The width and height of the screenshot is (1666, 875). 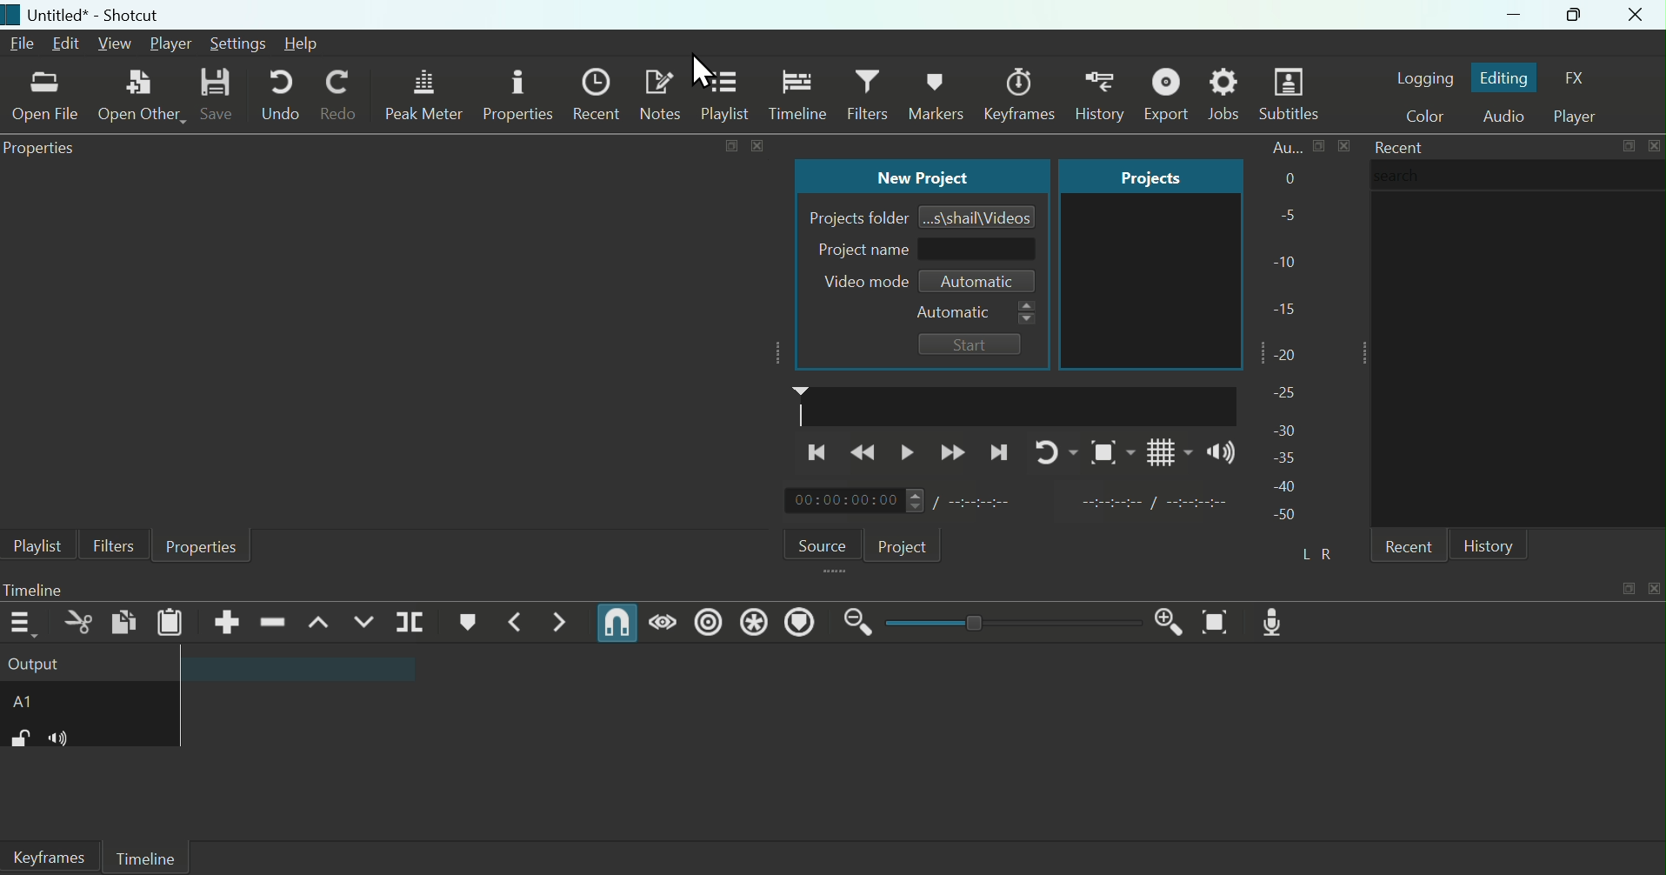 What do you see at coordinates (520, 96) in the screenshot?
I see `Properties` at bounding box center [520, 96].